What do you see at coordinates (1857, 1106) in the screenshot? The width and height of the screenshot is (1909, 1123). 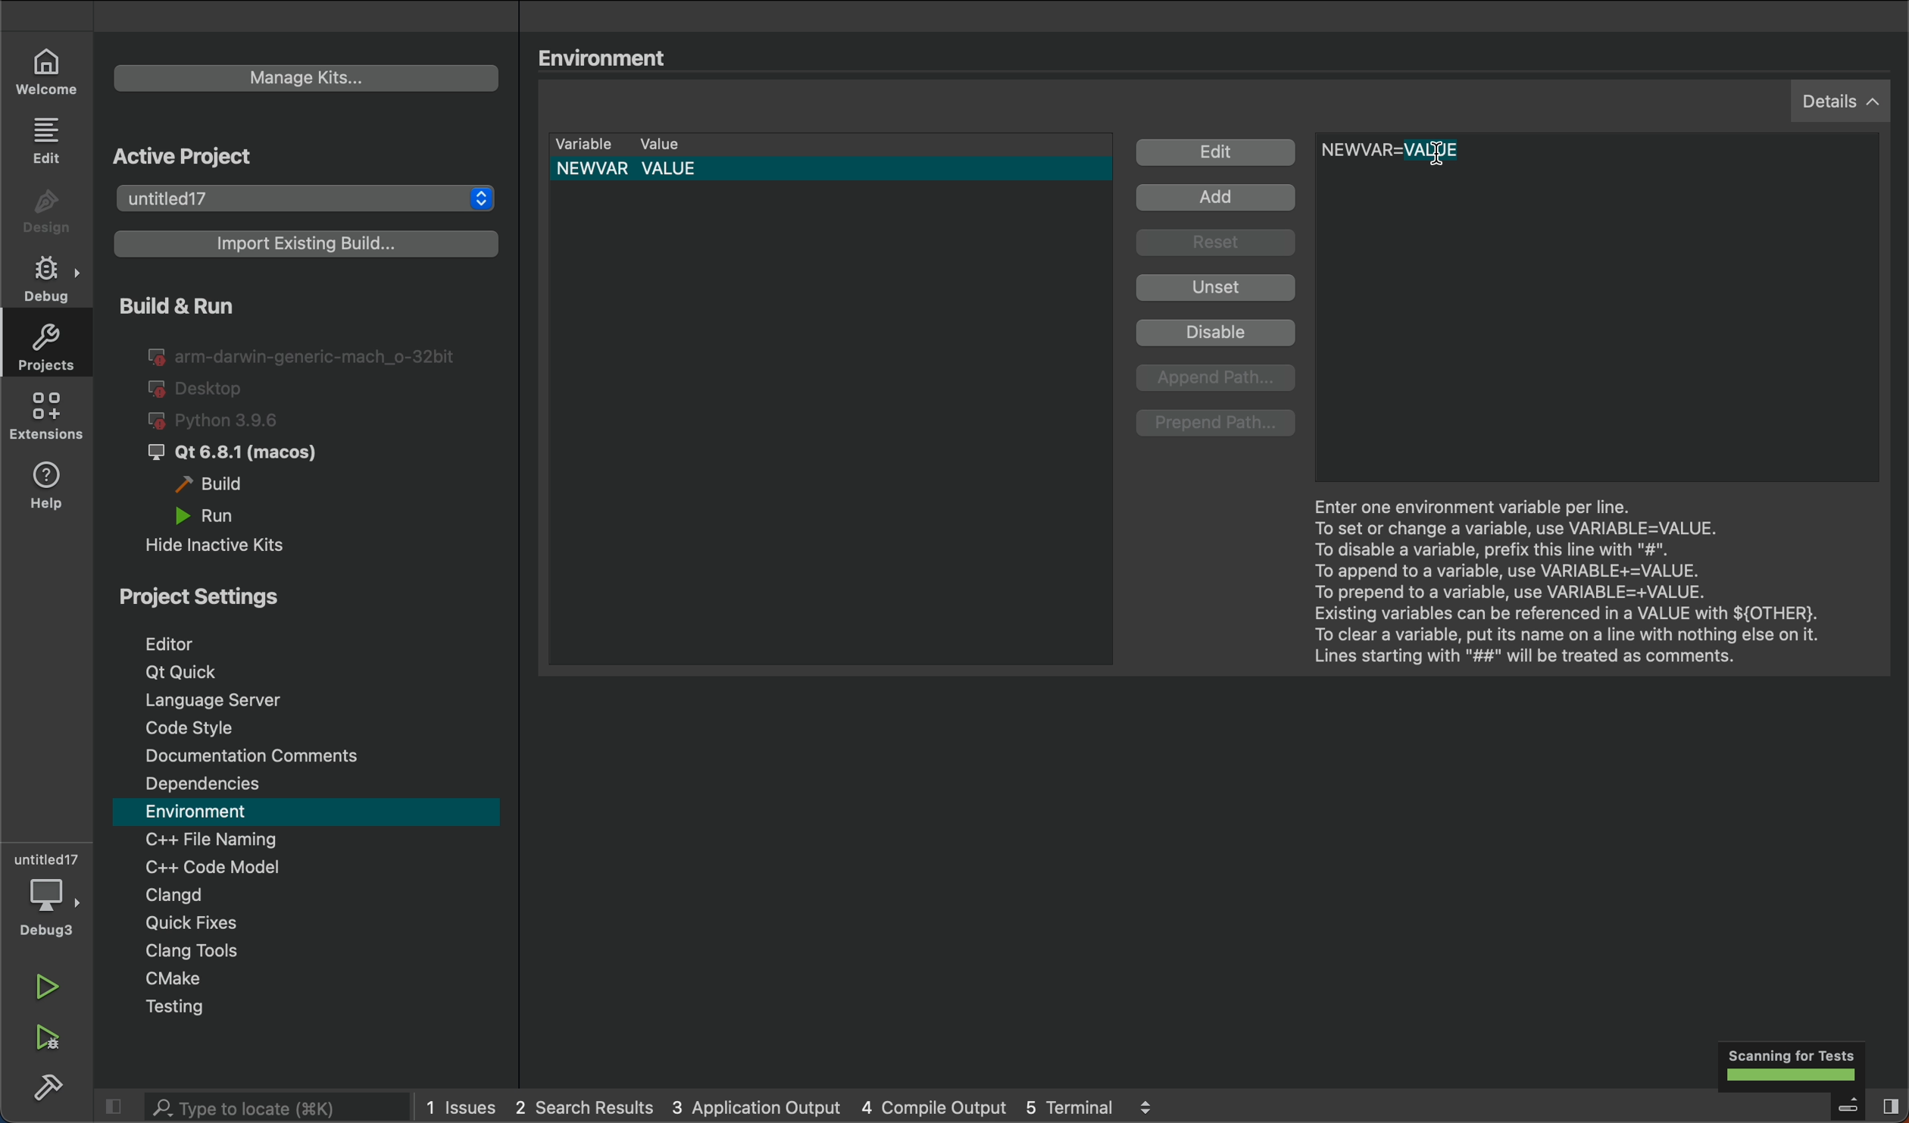 I see `toggle sidebar` at bounding box center [1857, 1106].